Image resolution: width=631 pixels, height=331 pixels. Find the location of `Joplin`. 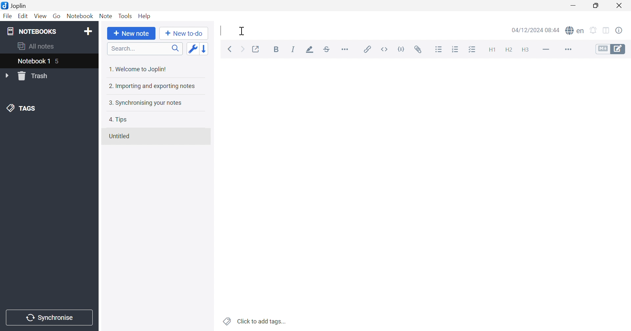

Joplin is located at coordinates (14, 6).